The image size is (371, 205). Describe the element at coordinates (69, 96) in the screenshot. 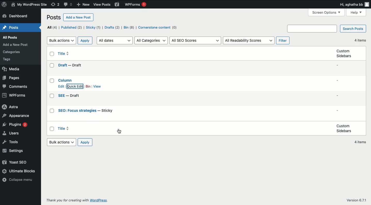

I see `see -- Draft` at that location.